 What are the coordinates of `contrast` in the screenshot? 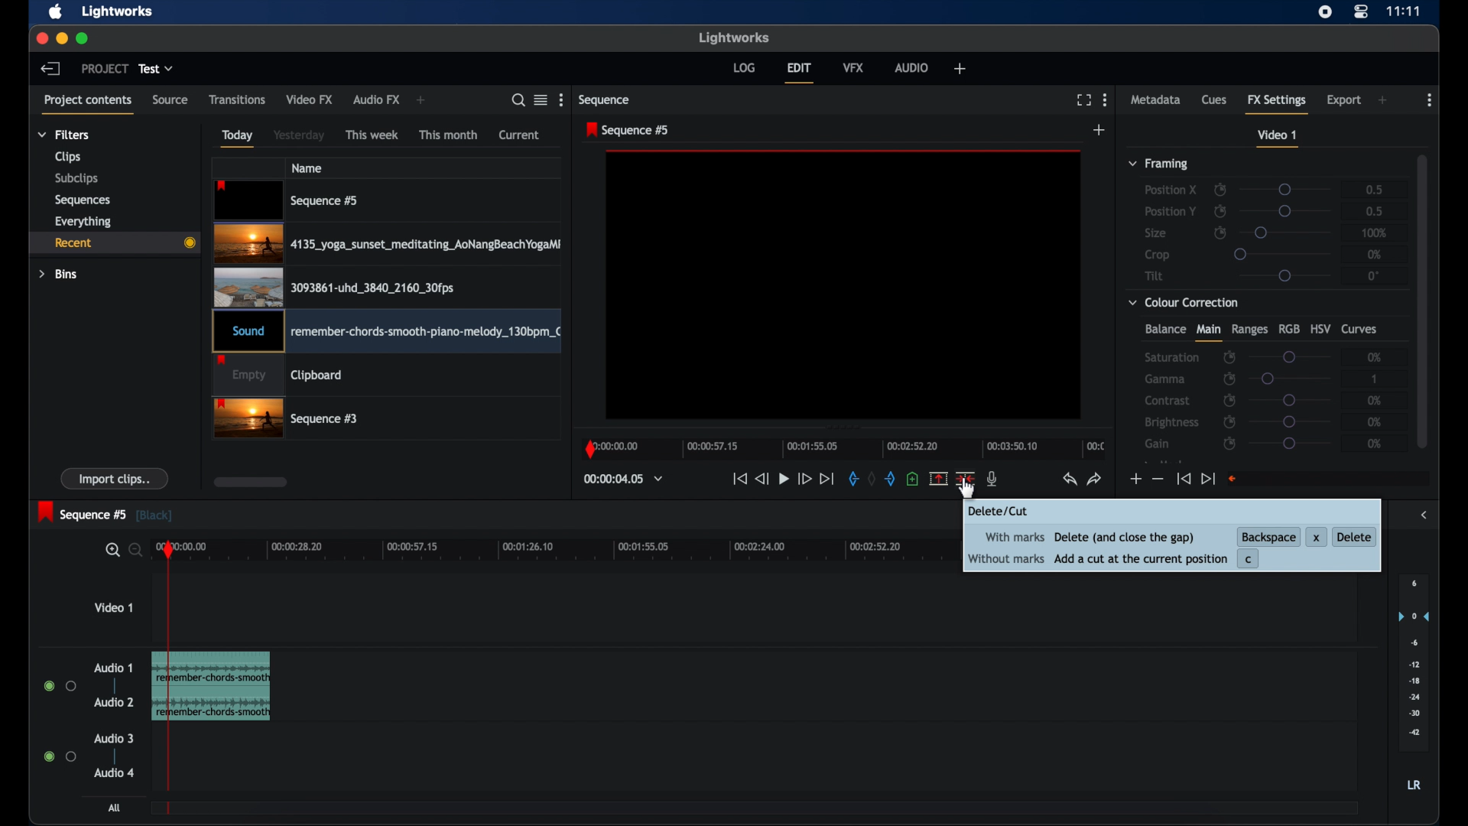 It's located at (1167, 400).